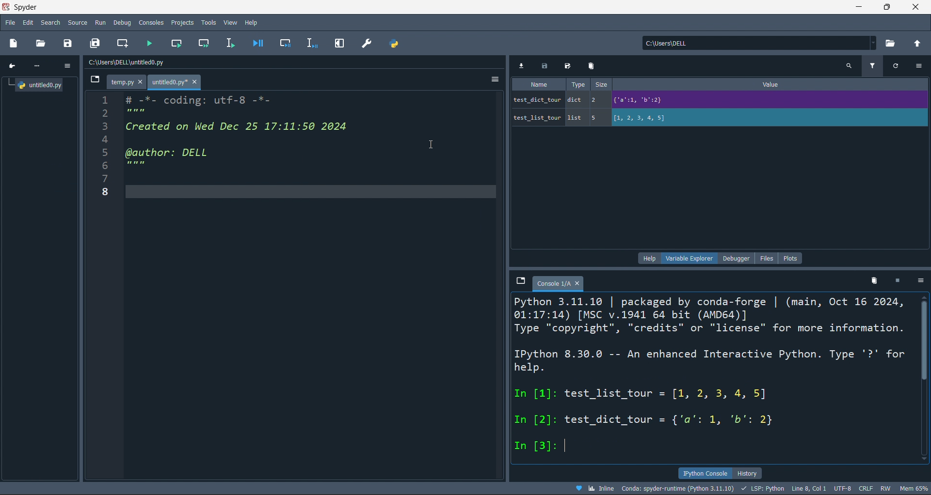  Describe the element at coordinates (246, 145) in the screenshot. I see `# -*- coding: utf-8 -*-
Created on Wed Dec 25 17:11:50 2024
@author: DELL` at that location.